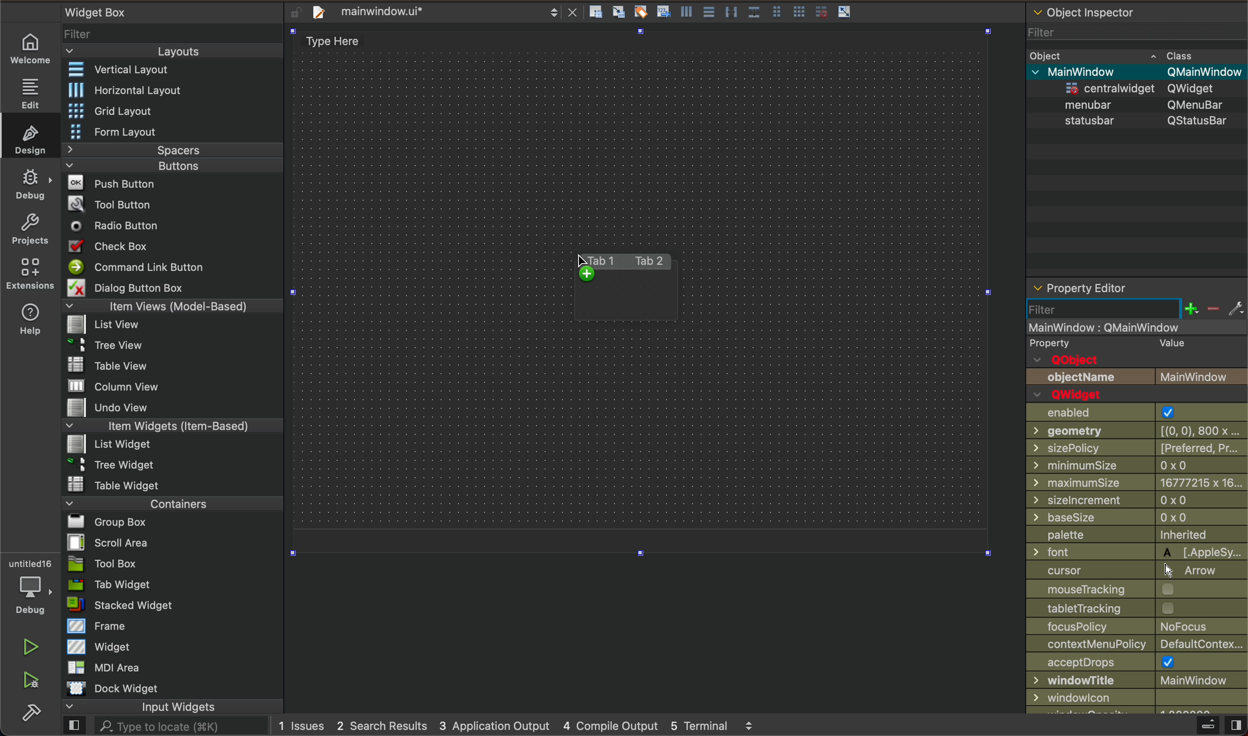 Image resolution: width=1248 pixels, height=736 pixels. Describe the element at coordinates (37, 681) in the screenshot. I see `run and debuh` at that location.